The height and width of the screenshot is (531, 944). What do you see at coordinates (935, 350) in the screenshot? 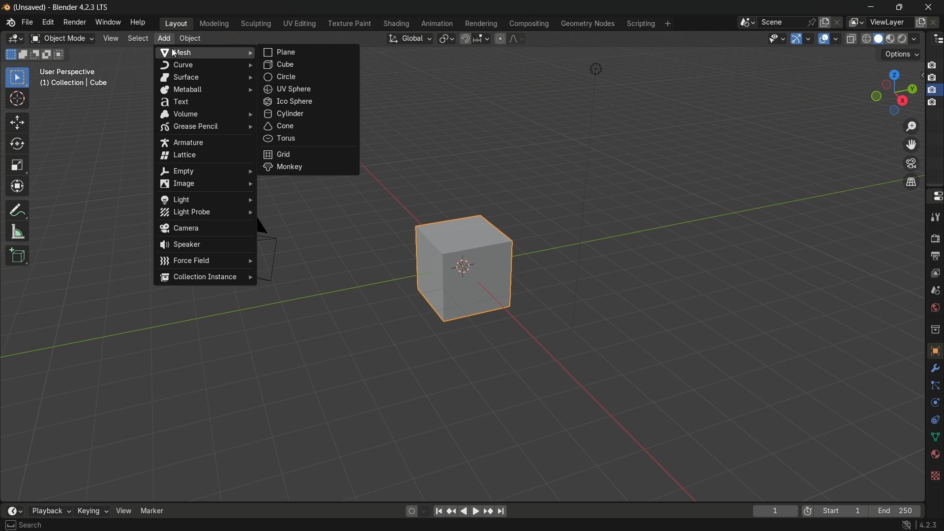
I see `object` at bounding box center [935, 350].